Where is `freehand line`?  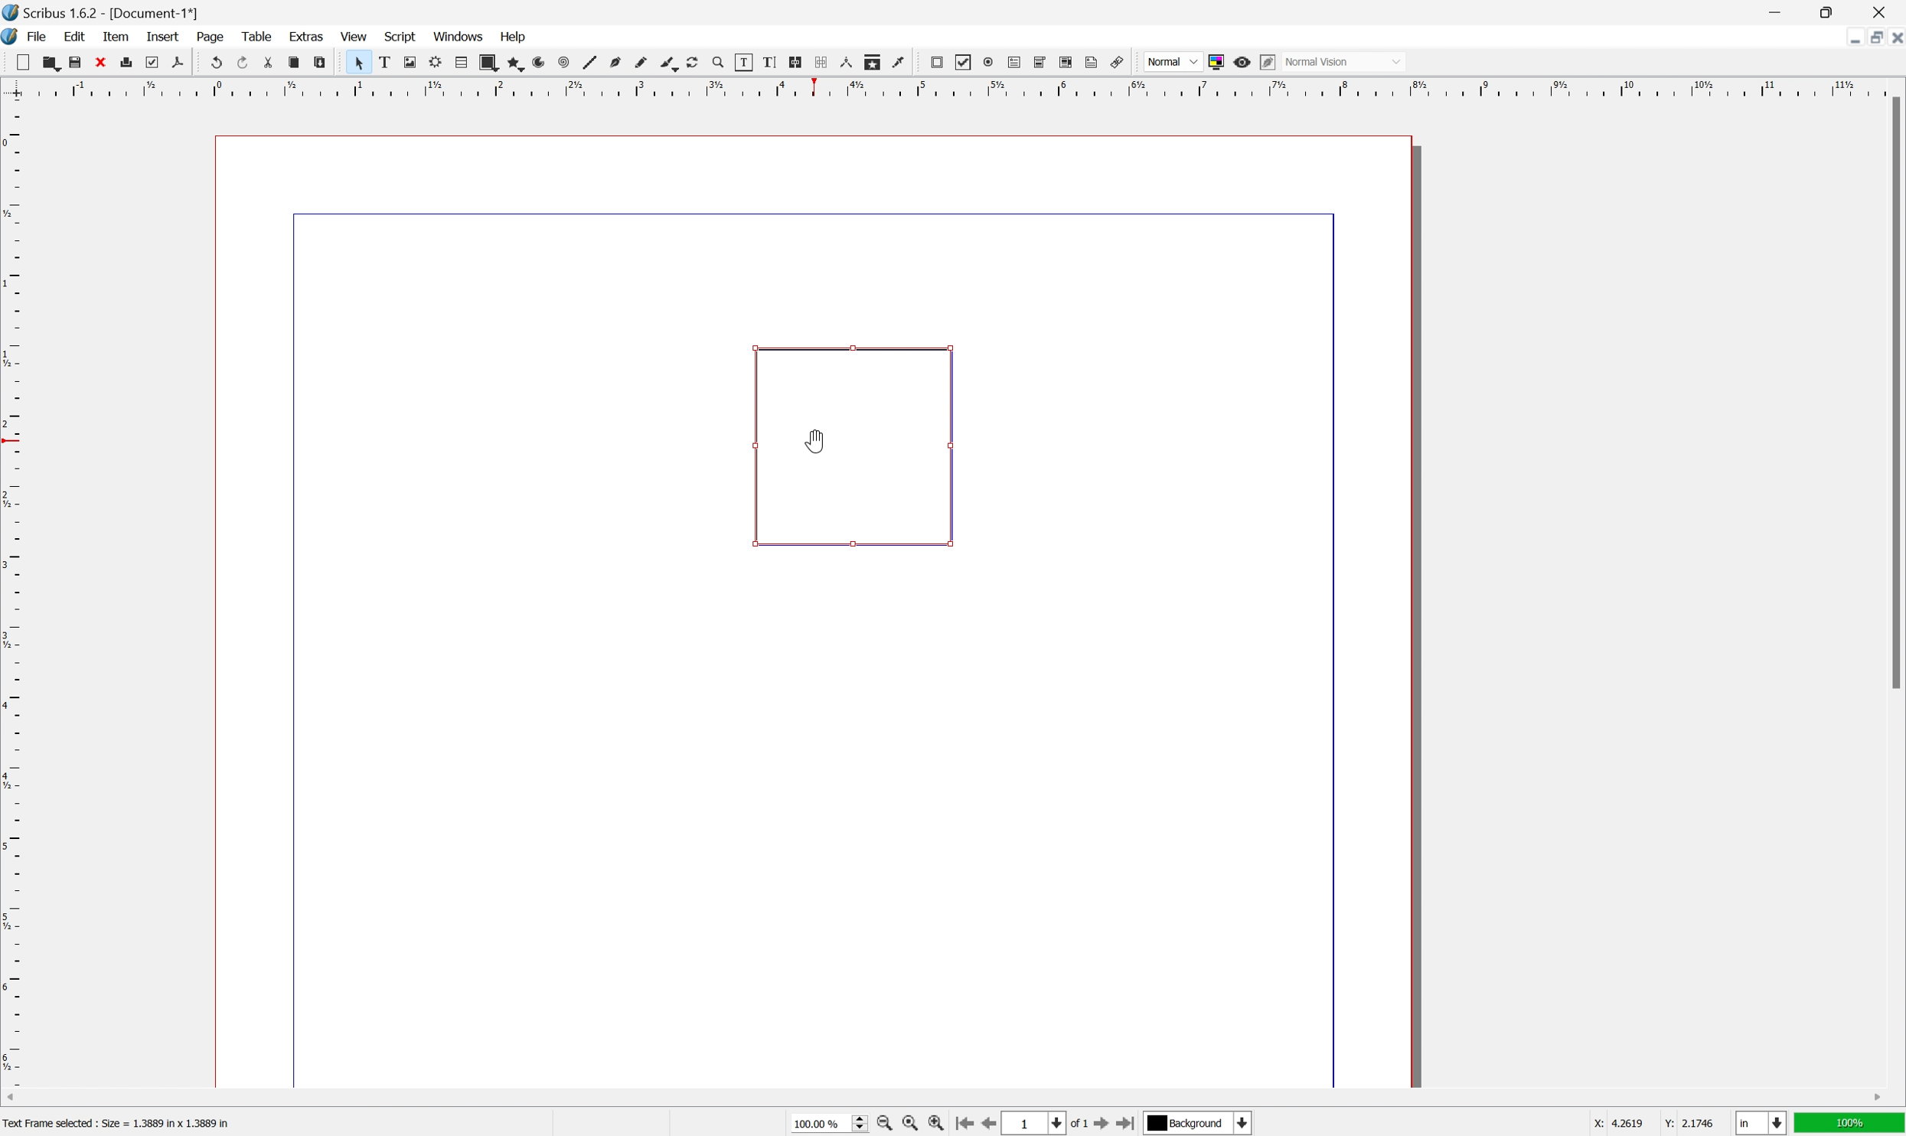 freehand line is located at coordinates (641, 64).